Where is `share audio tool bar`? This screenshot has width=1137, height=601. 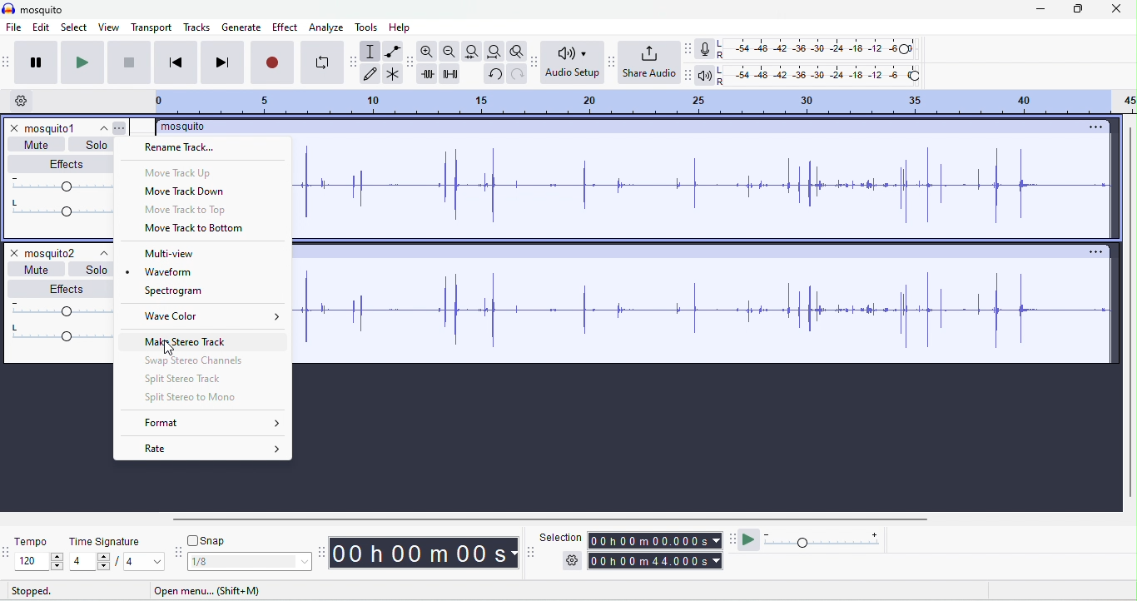
share audio tool bar is located at coordinates (612, 62).